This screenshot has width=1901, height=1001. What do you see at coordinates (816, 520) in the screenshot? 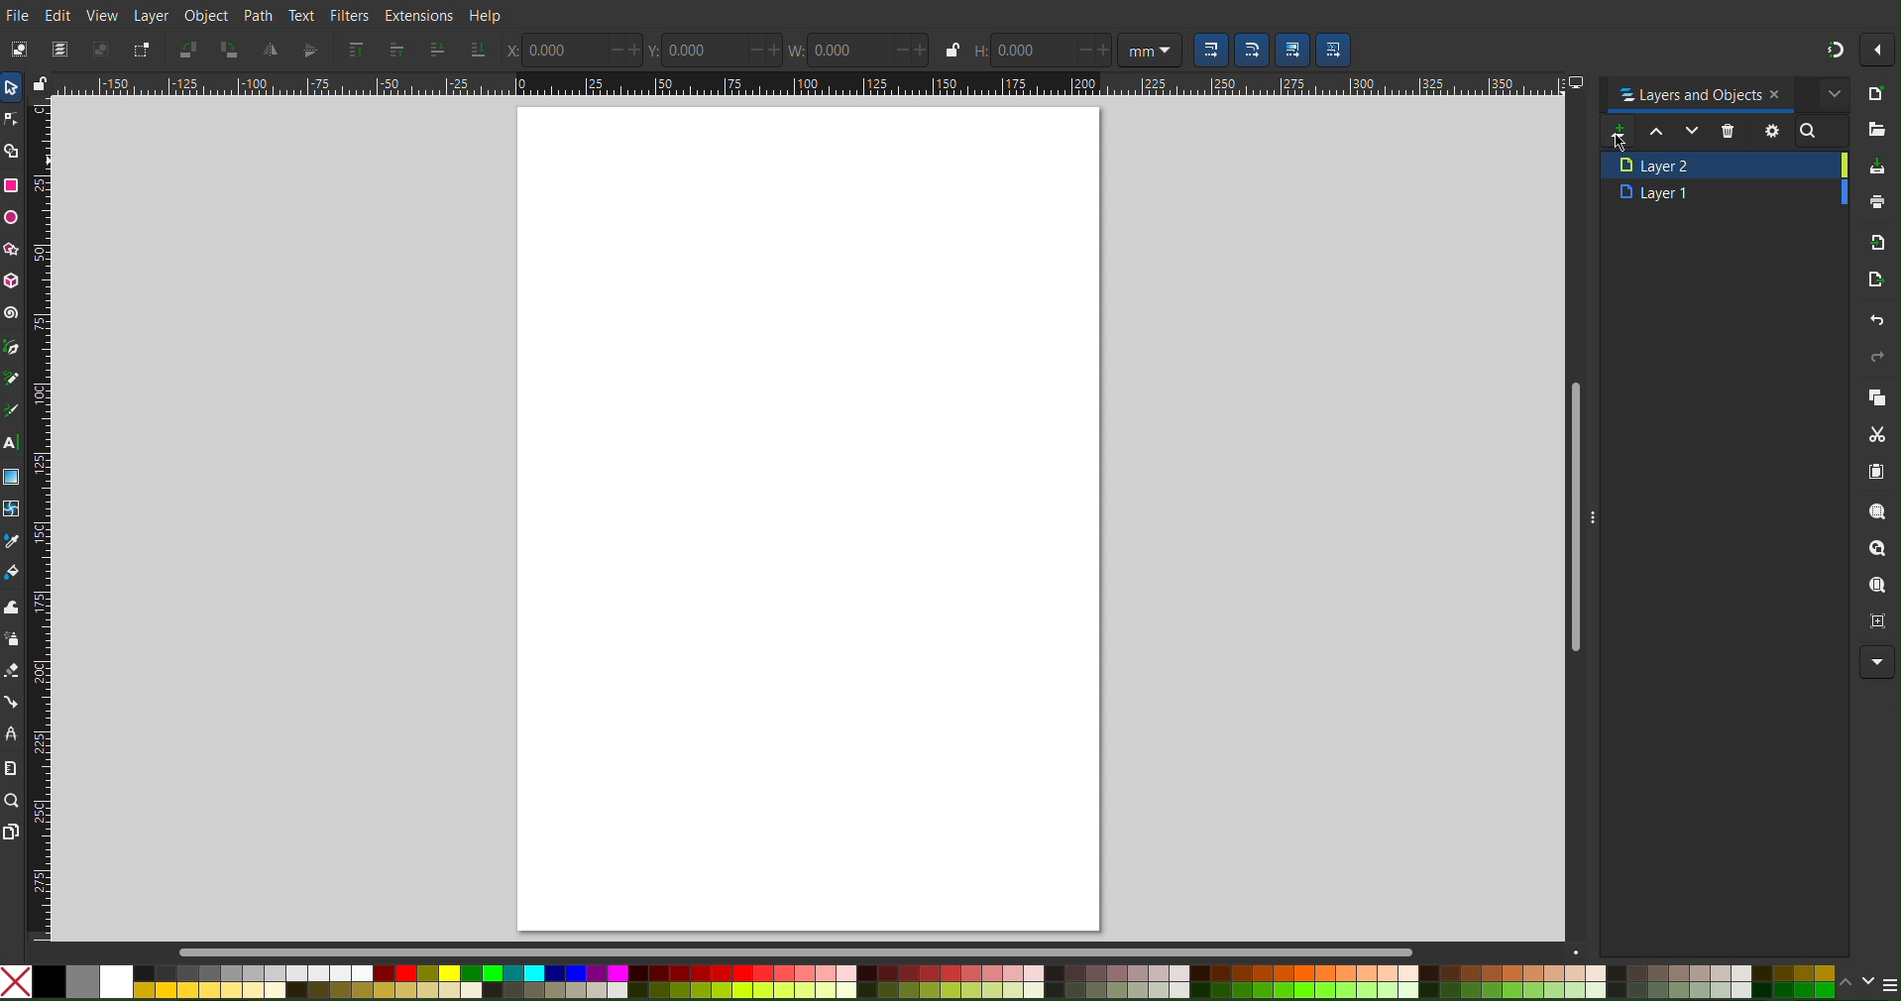
I see `canvas` at bounding box center [816, 520].